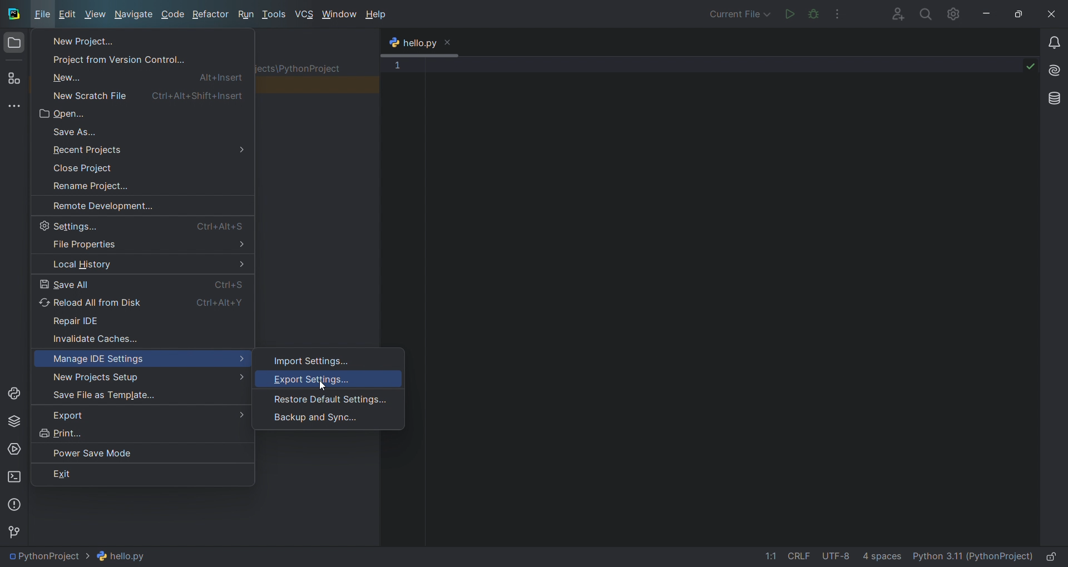 This screenshot has width=1068, height=567. I want to click on Navigate, so click(134, 14).